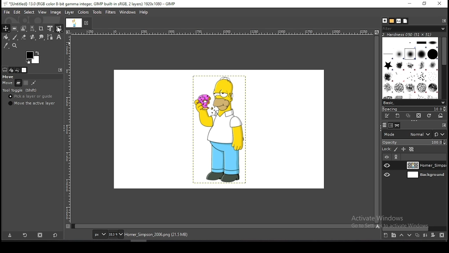 Image resolution: width=449 pixels, height=253 pixels. Describe the element at coordinates (398, 116) in the screenshot. I see `create a new brush` at that location.